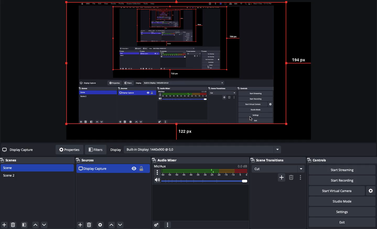 This screenshot has height=229, width=377. What do you see at coordinates (250, 118) in the screenshot?
I see `Cursor` at bounding box center [250, 118].